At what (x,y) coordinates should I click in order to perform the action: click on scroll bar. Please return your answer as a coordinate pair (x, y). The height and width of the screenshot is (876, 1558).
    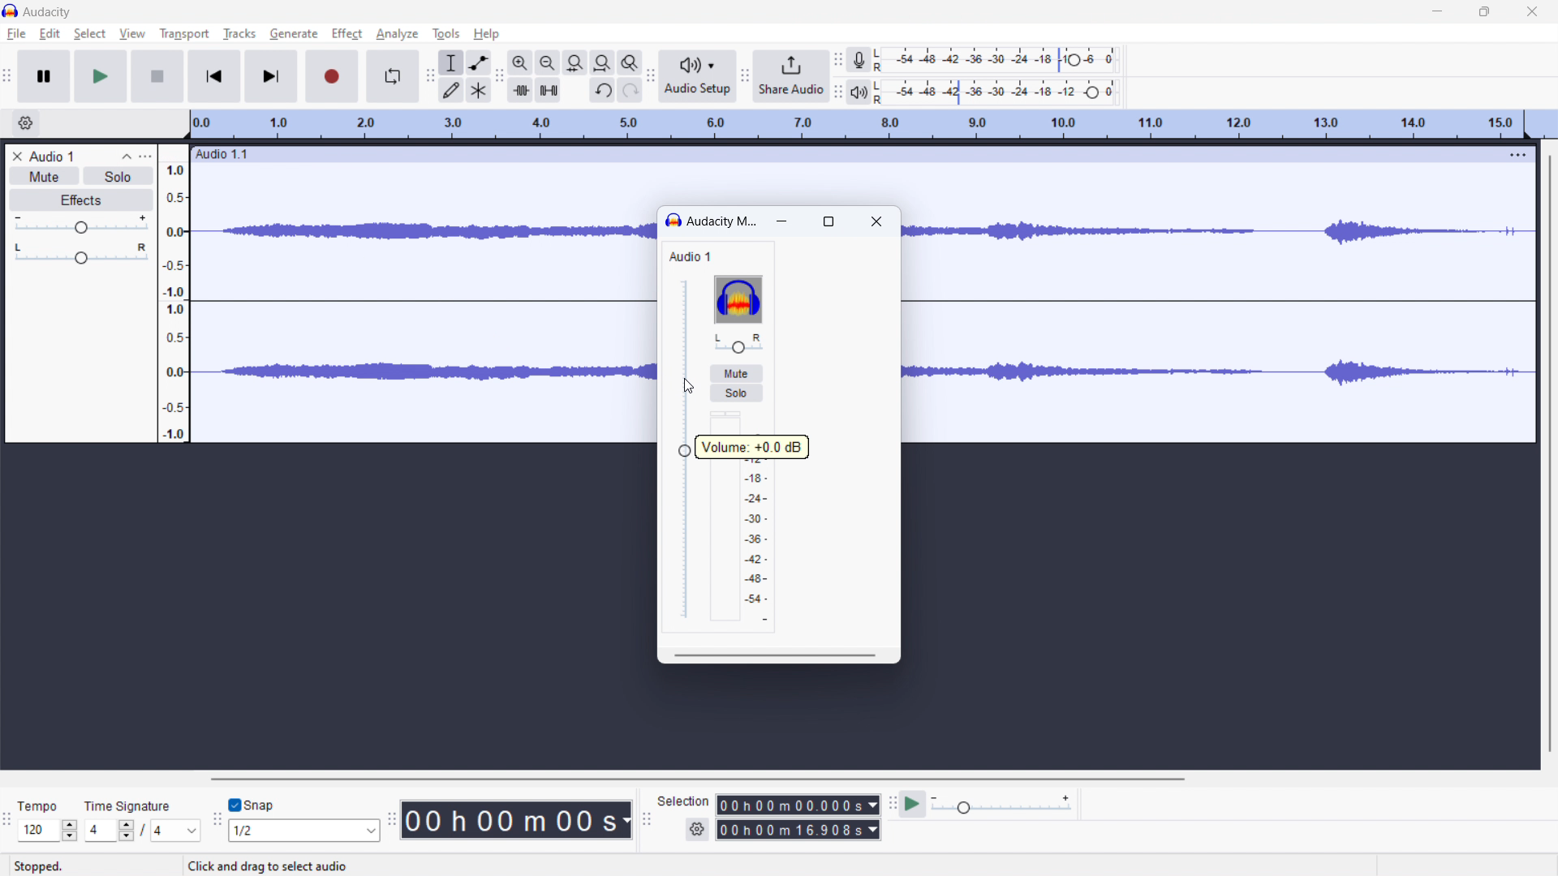
    Looking at the image, I should click on (1537, 375).